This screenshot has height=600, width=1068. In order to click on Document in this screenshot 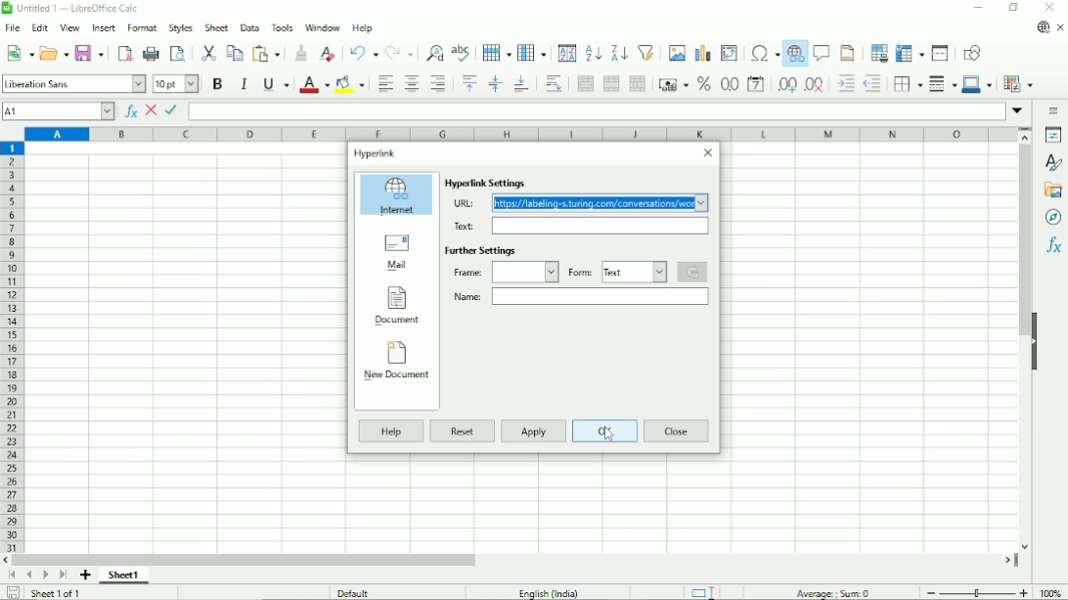, I will do `click(397, 307)`.